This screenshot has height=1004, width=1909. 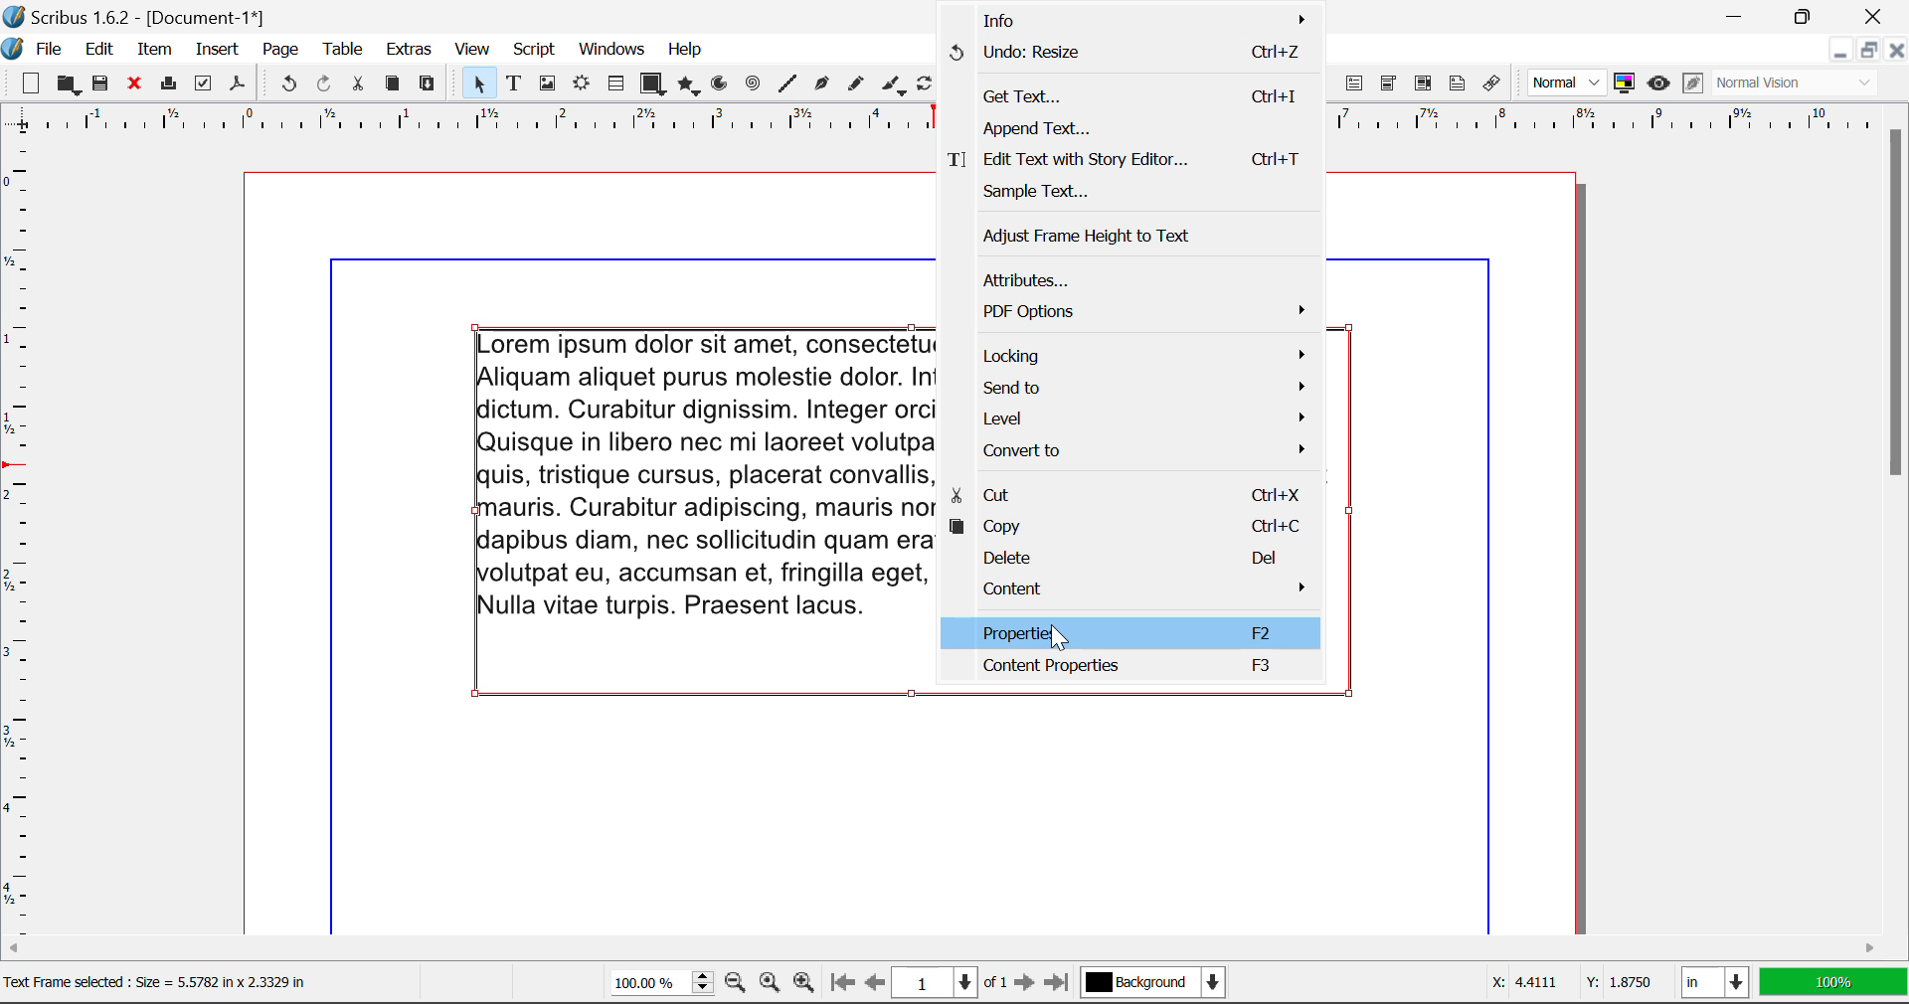 I want to click on Lorem ipsum dolor sit amet, consectetuer adipiscing elit. Ut a sapien.
liquam aliquet purus molestie dolor. Integer quis eros ut erat posuere
ictum. Curabitur dignissim. Integer orci. Fusce vulputate lacus at ipsum.
uisque in libero nec mi laoreet volutpat. Aliquam eros pede, scelerisque
uis, tristique cursus, placerat convallis] velit. Nam condimentum. Nulla ut
auris. Curabitur adipiscing, mauris non dictum aliquam, arcu risus
apibus diam, nec sollicitudin quam erat quis ligula. Aenean massa nulla,
olutpat eu, accumsan et, fringilla eget, odio. Nulla placerat porta justo.

Nulla vitae turpis. Praesent lacus., so click(x=706, y=510).